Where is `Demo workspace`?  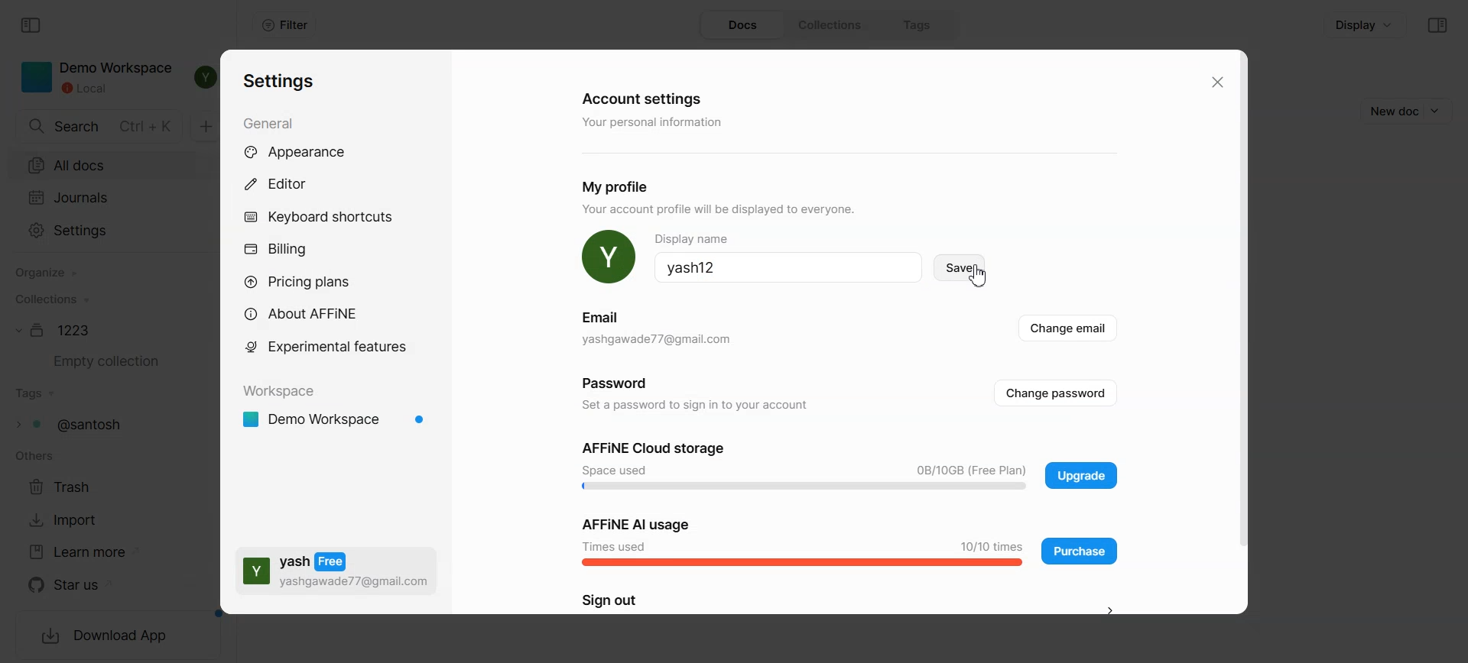
Demo workspace is located at coordinates (336, 421).